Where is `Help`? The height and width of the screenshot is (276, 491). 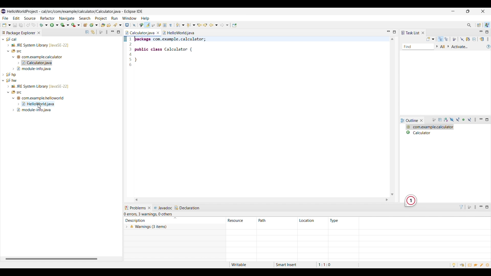 Help is located at coordinates (146, 18).